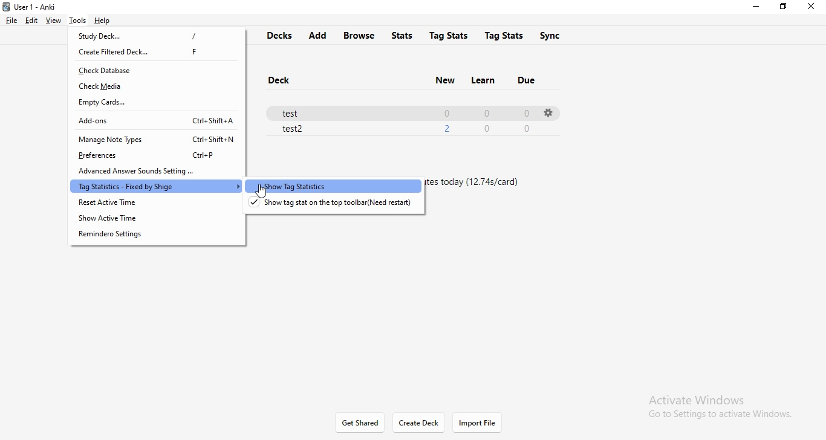  I want to click on highlighted, so click(332, 187).